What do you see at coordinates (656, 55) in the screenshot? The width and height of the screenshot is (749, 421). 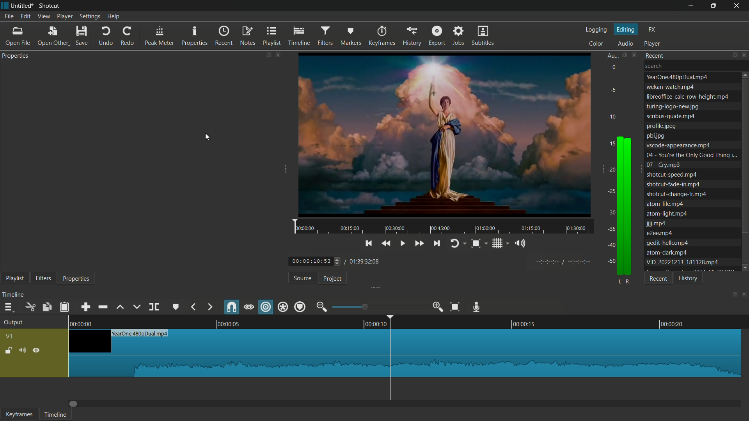 I see `recent` at bounding box center [656, 55].